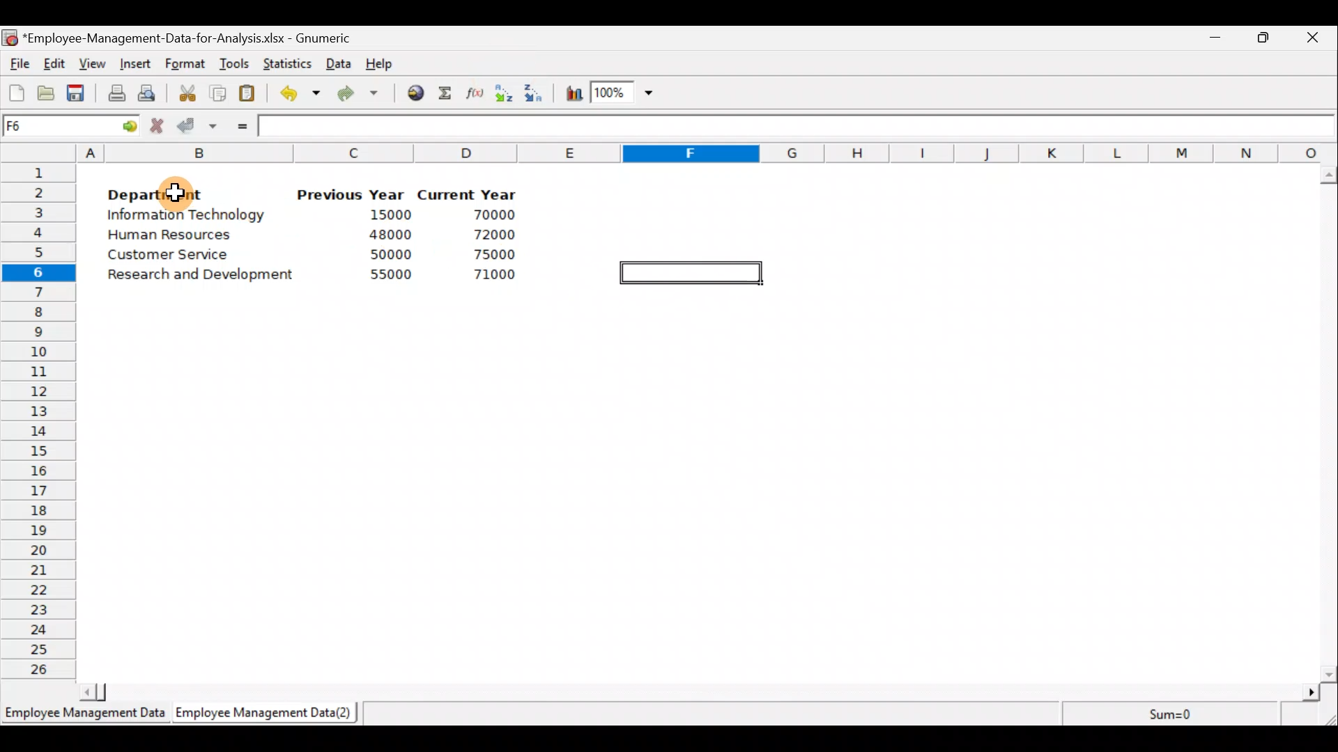  What do you see at coordinates (292, 90) in the screenshot?
I see `Undo last action` at bounding box center [292, 90].